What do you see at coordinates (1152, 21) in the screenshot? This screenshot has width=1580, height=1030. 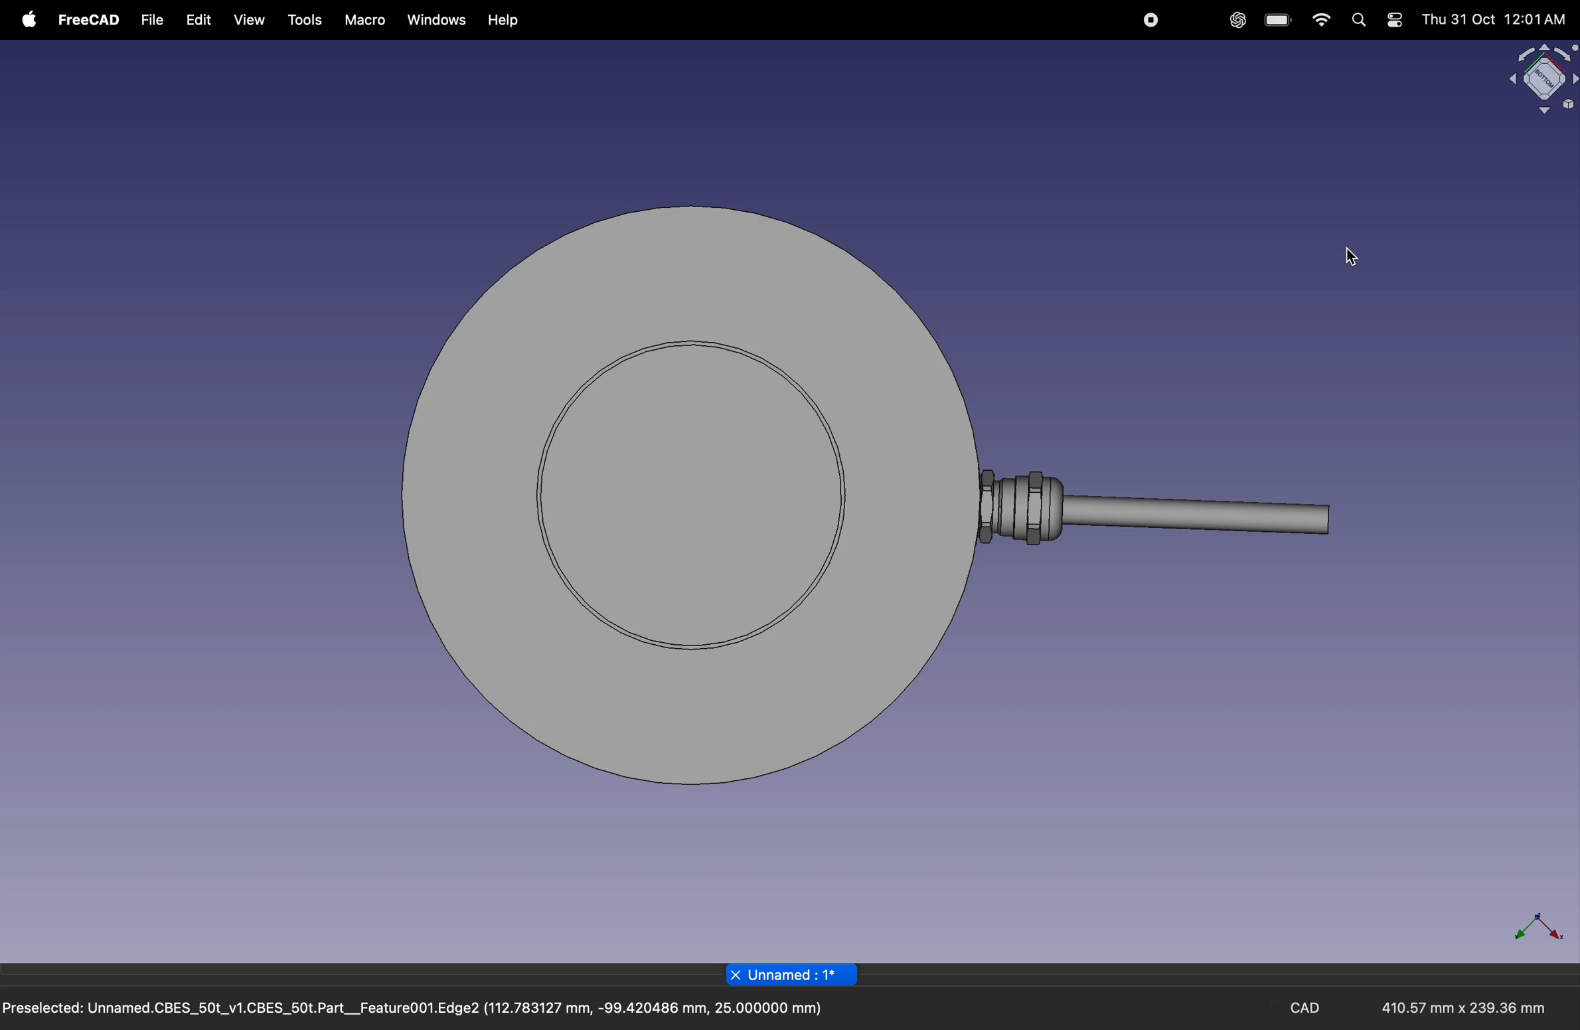 I see `record` at bounding box center [1152, 21].